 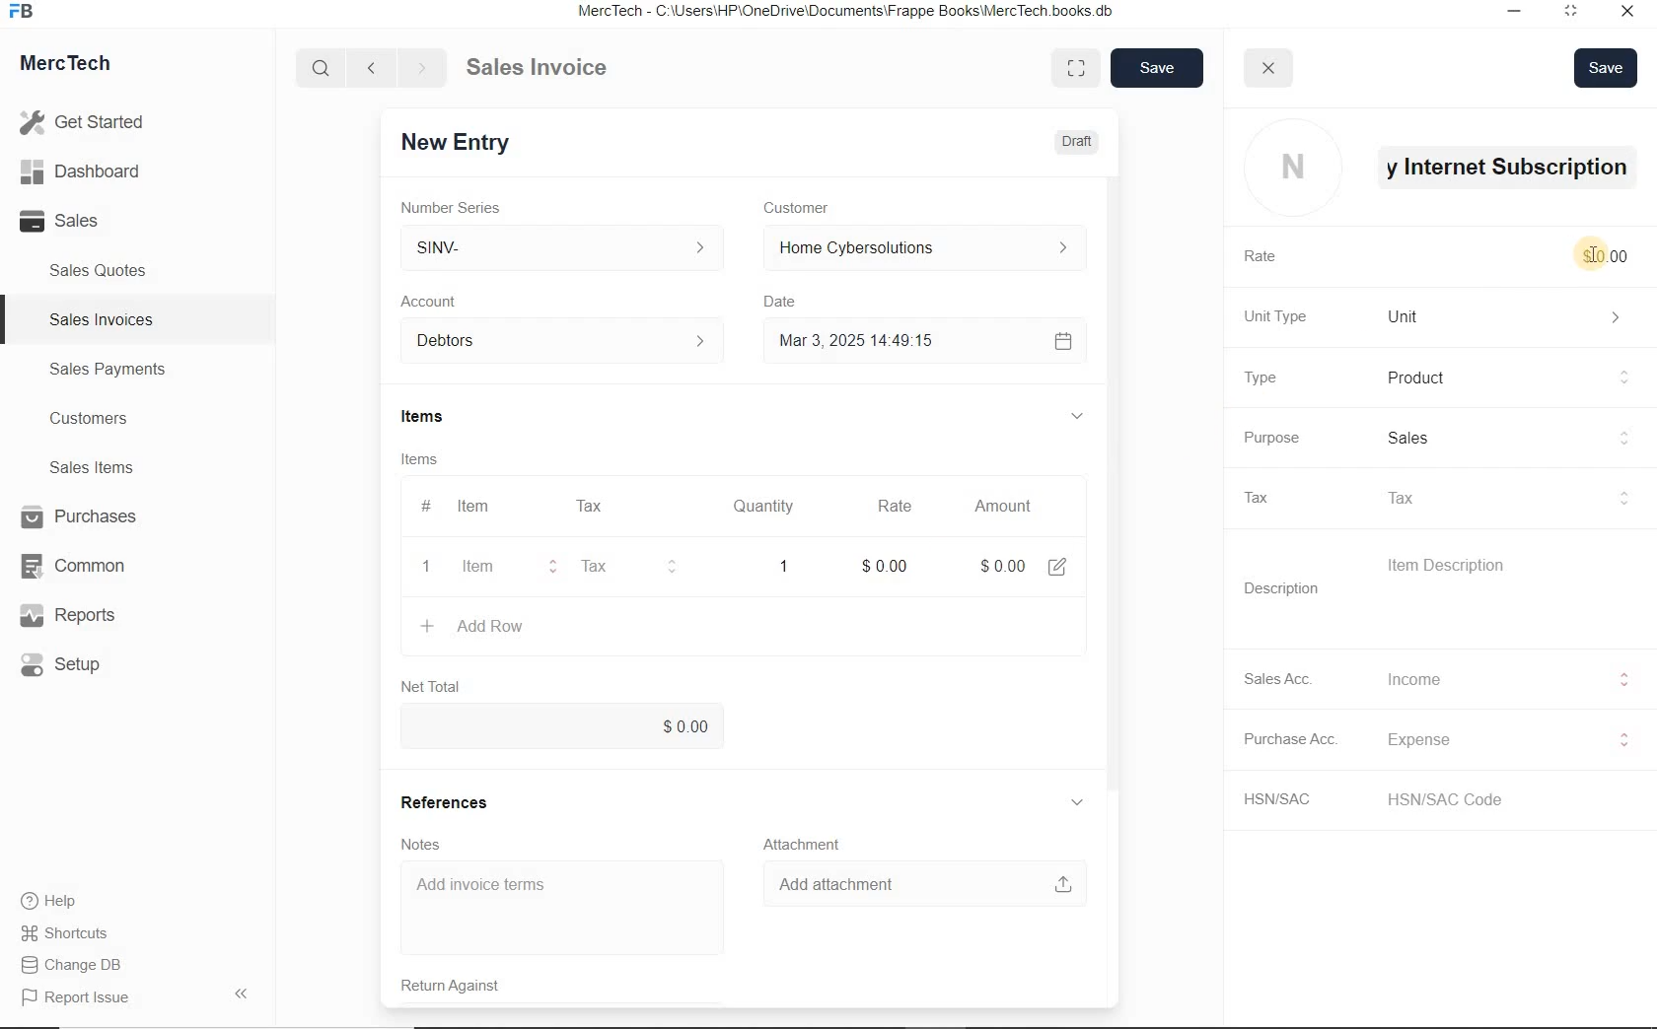 What do you see at coordinates (918, 248) in the screenshot?
I see `Home Cyber Solutions` at bounding box center [918, 248].